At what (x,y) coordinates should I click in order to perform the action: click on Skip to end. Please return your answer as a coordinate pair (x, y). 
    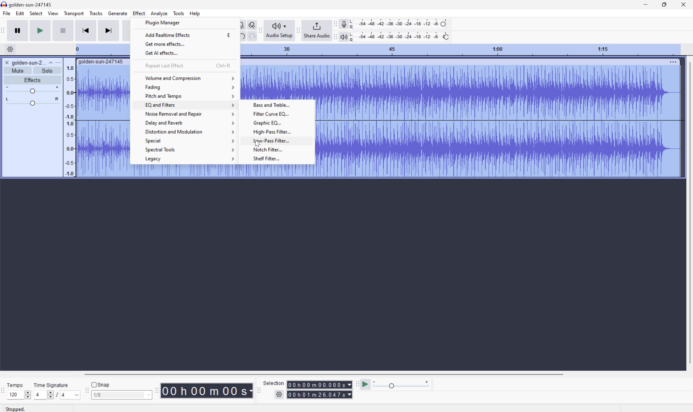
    Looking at the image, I should click on (109, 30).